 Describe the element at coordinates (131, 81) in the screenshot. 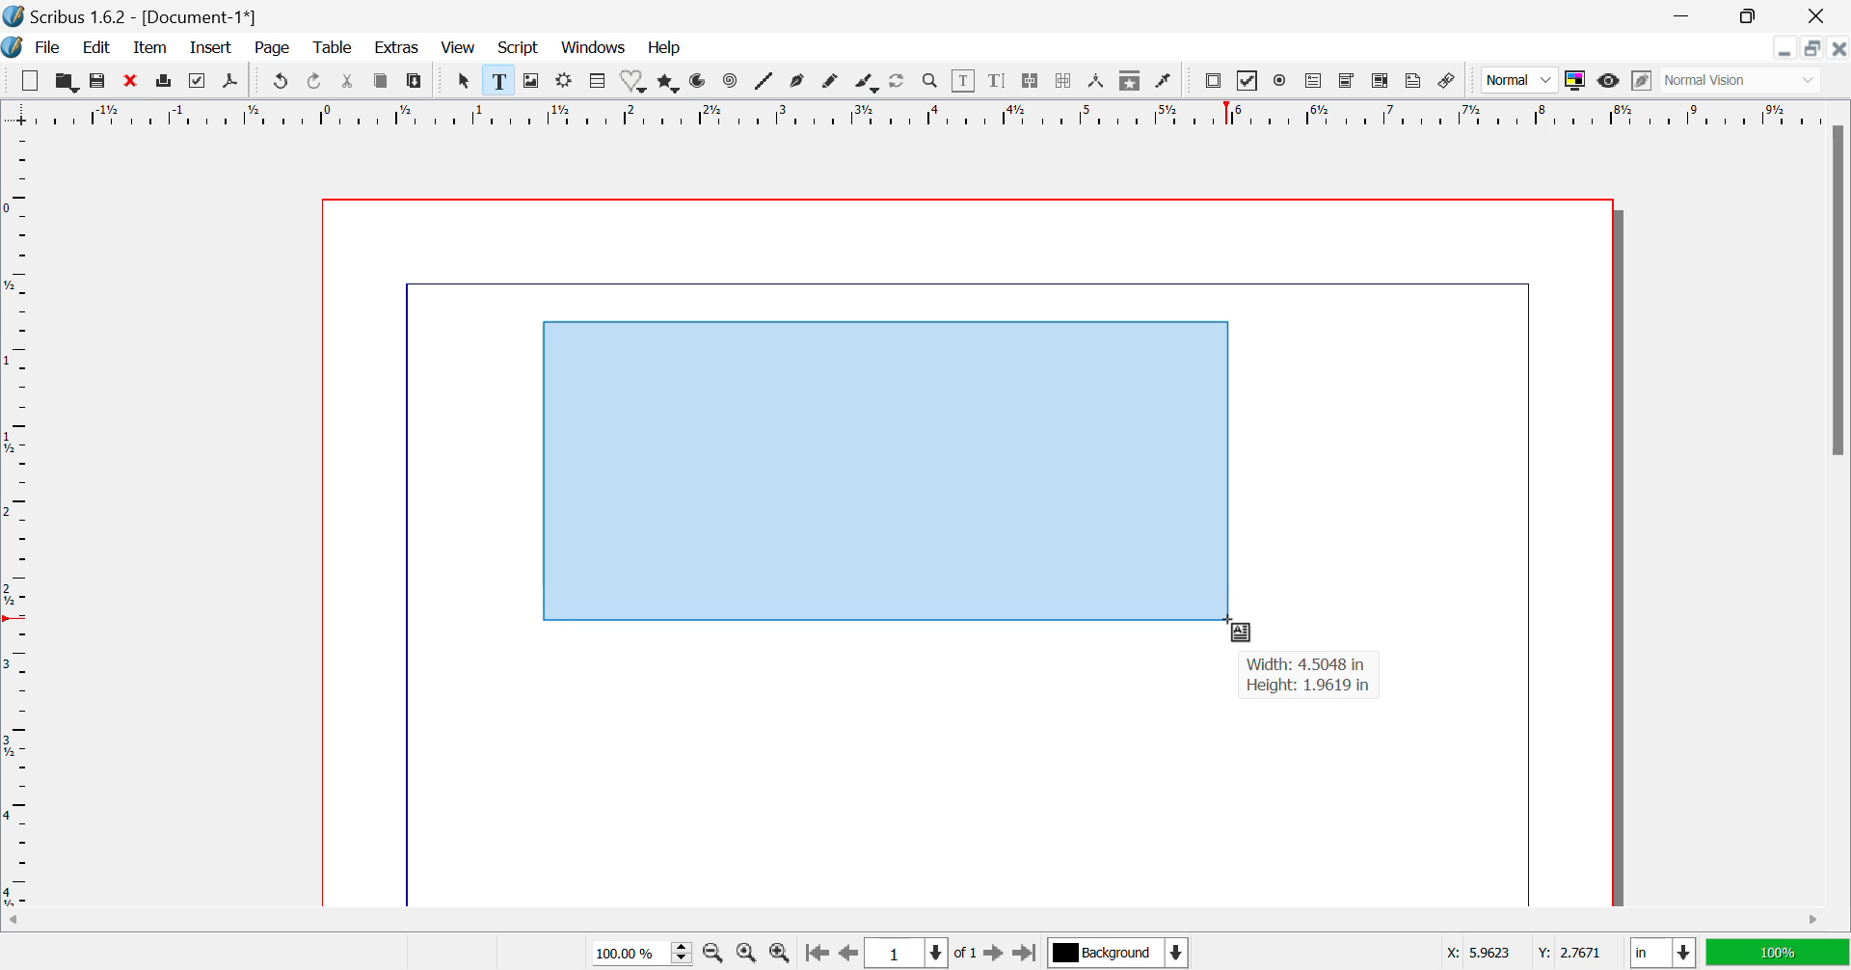

I see `Discard` at that location.